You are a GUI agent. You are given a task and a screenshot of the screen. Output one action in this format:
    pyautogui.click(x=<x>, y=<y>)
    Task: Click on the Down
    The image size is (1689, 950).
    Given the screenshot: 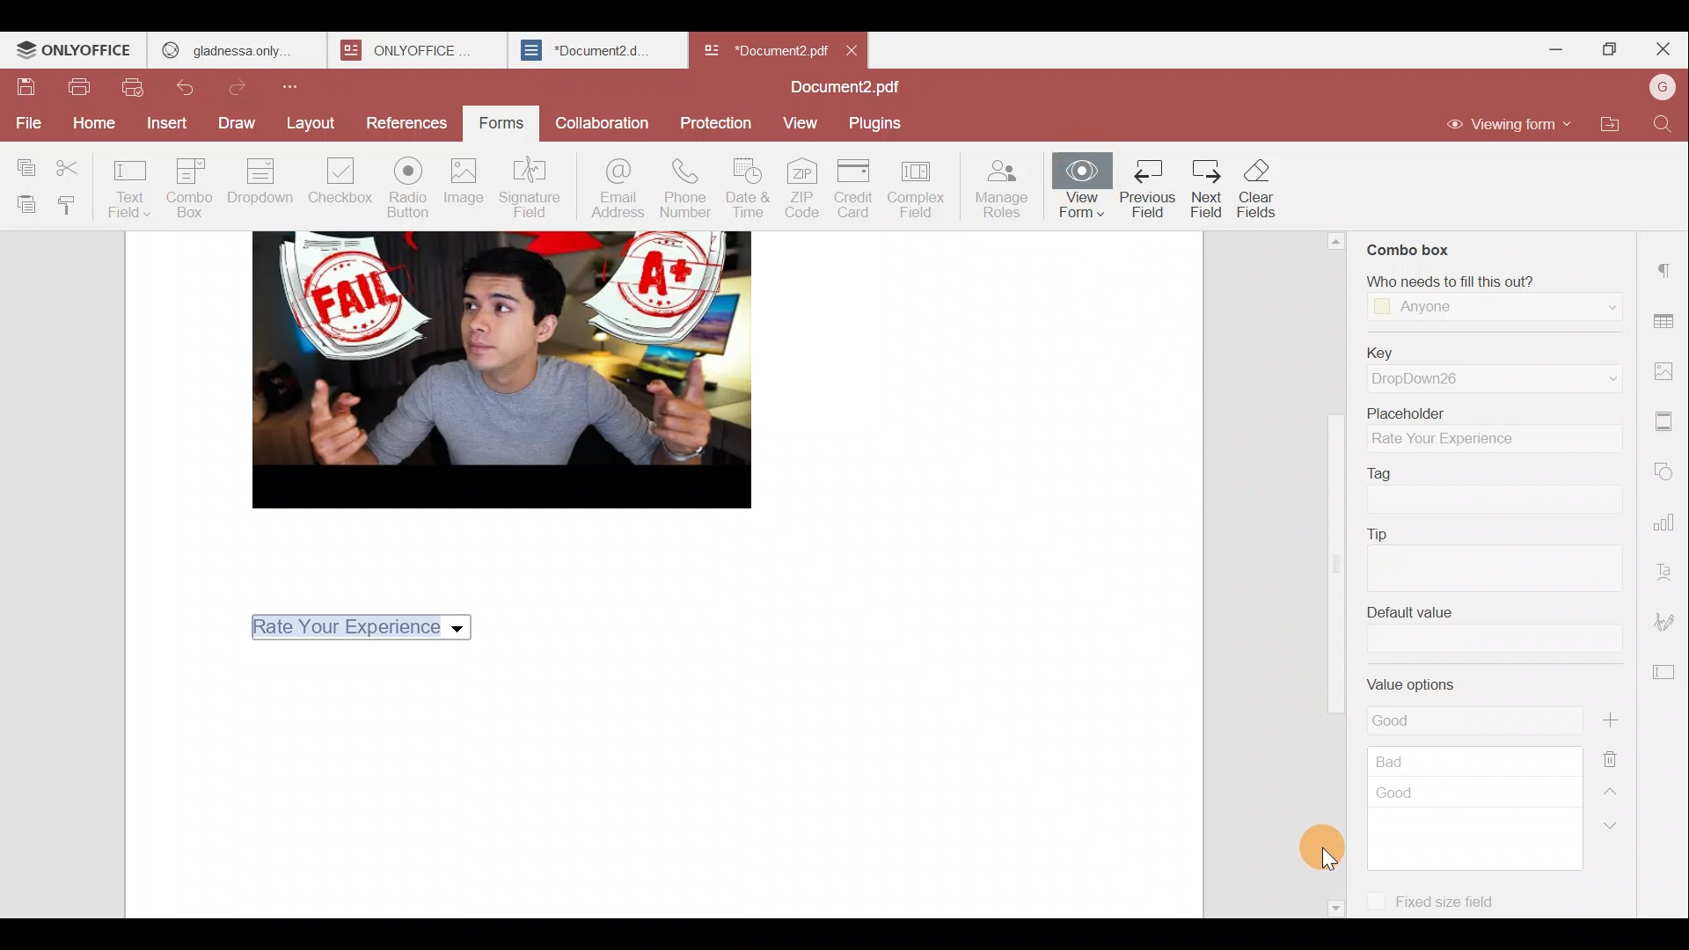 What is the action you would take?
    pyautogui.click(x=1619, y=833)
    